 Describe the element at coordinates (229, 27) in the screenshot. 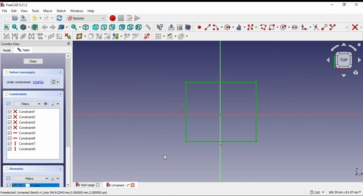

I see `create circle` at that location.